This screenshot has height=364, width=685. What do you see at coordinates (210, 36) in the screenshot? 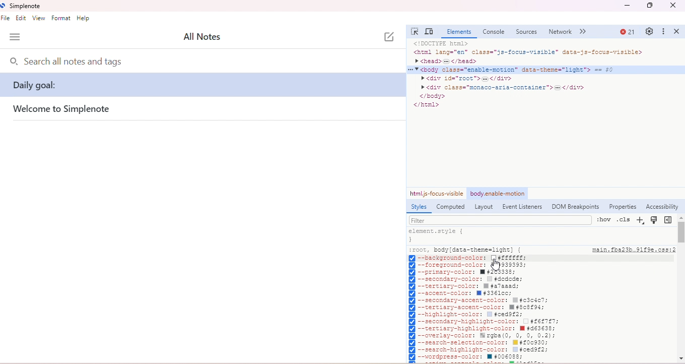
I see `all notes` at bounding box center [210, 36].